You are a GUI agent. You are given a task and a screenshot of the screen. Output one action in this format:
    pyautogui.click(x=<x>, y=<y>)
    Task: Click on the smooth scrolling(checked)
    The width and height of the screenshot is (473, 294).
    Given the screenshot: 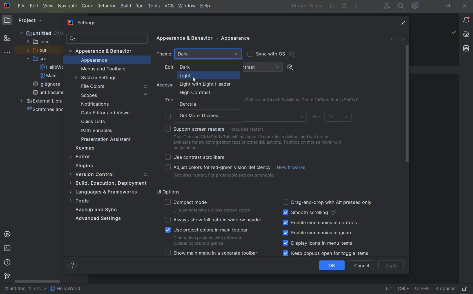 What is the action you would take?
    pyautogui.click(x=309, y=213)
    